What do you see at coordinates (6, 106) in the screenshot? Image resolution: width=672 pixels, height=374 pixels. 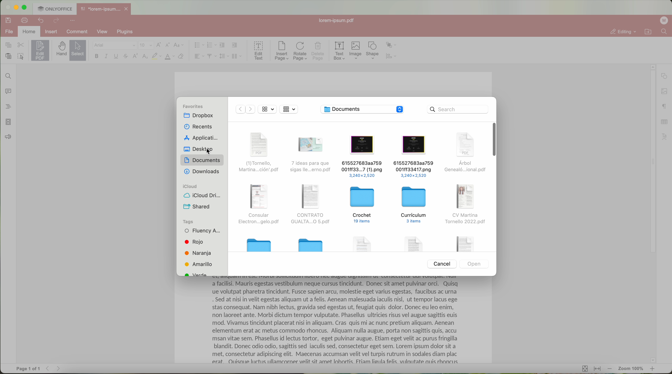 I see `headings` at bounding box center [6, 106].